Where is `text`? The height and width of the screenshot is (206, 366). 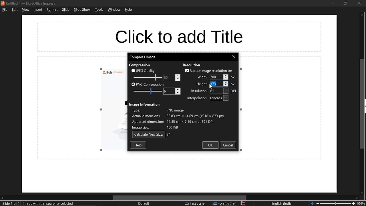
text is located at coordinates (202, 76).